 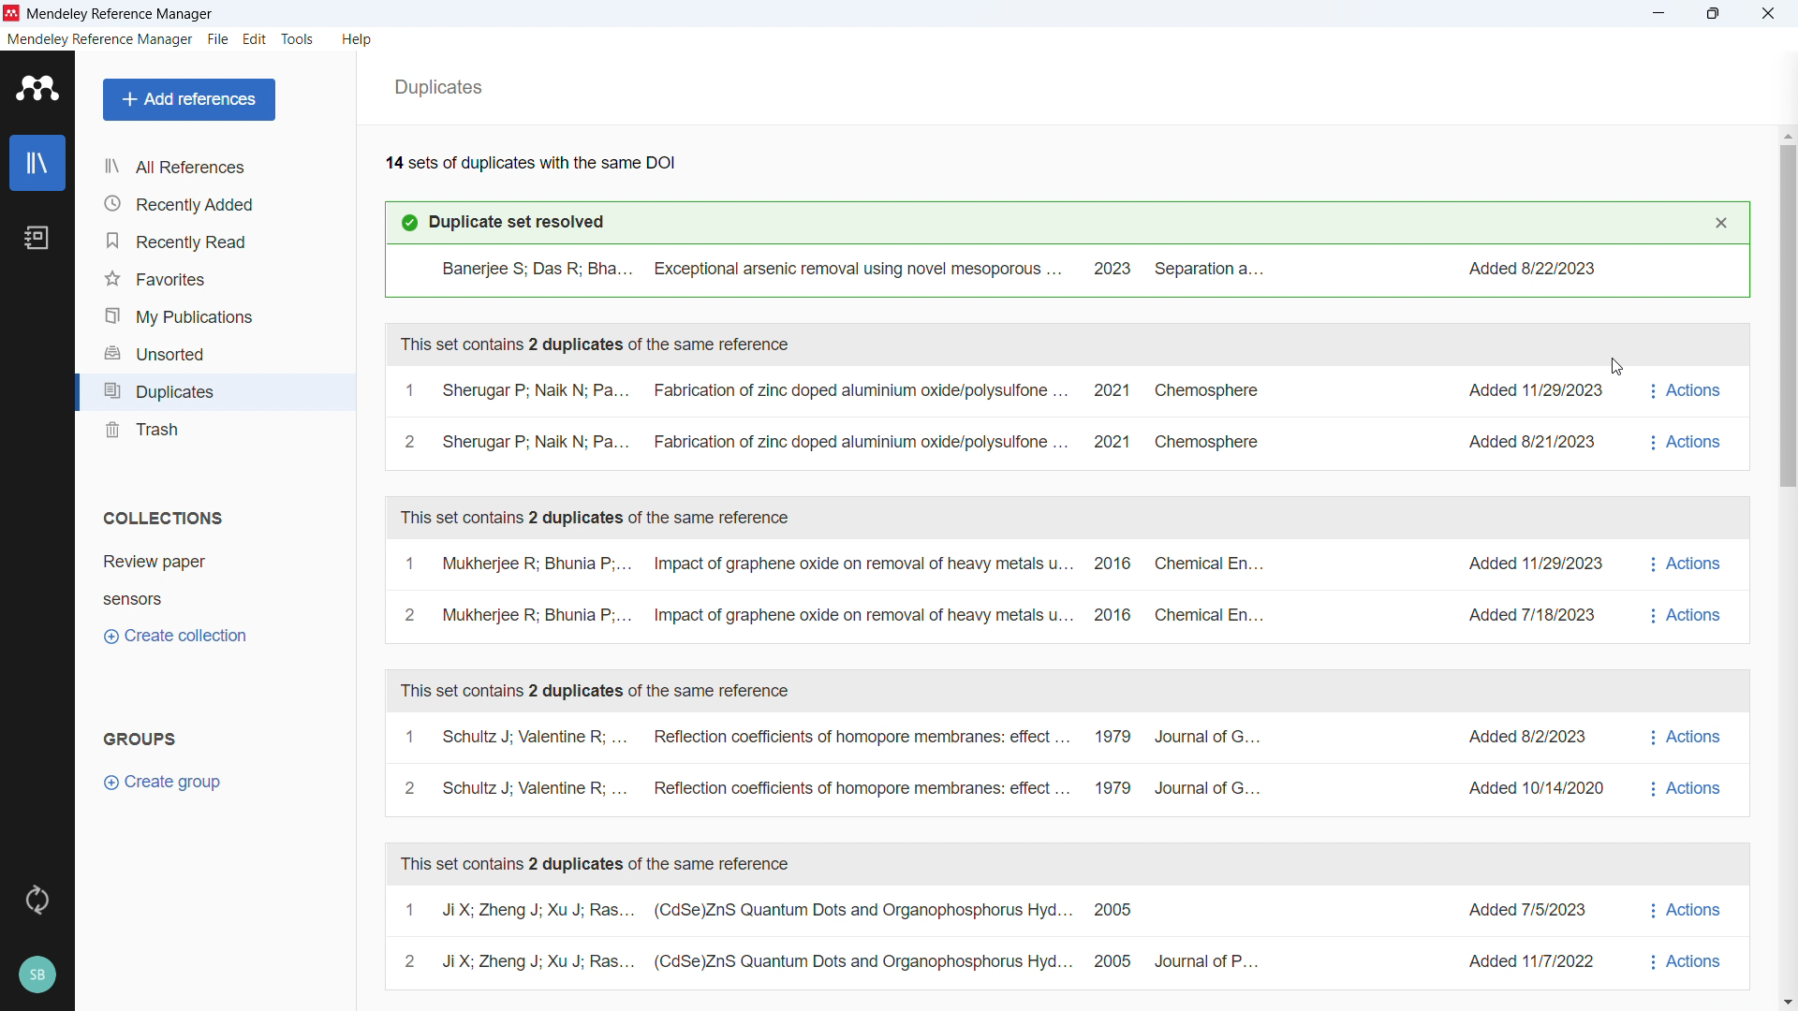 I want to click on Set of duplicates , so click(x=836, y=937).